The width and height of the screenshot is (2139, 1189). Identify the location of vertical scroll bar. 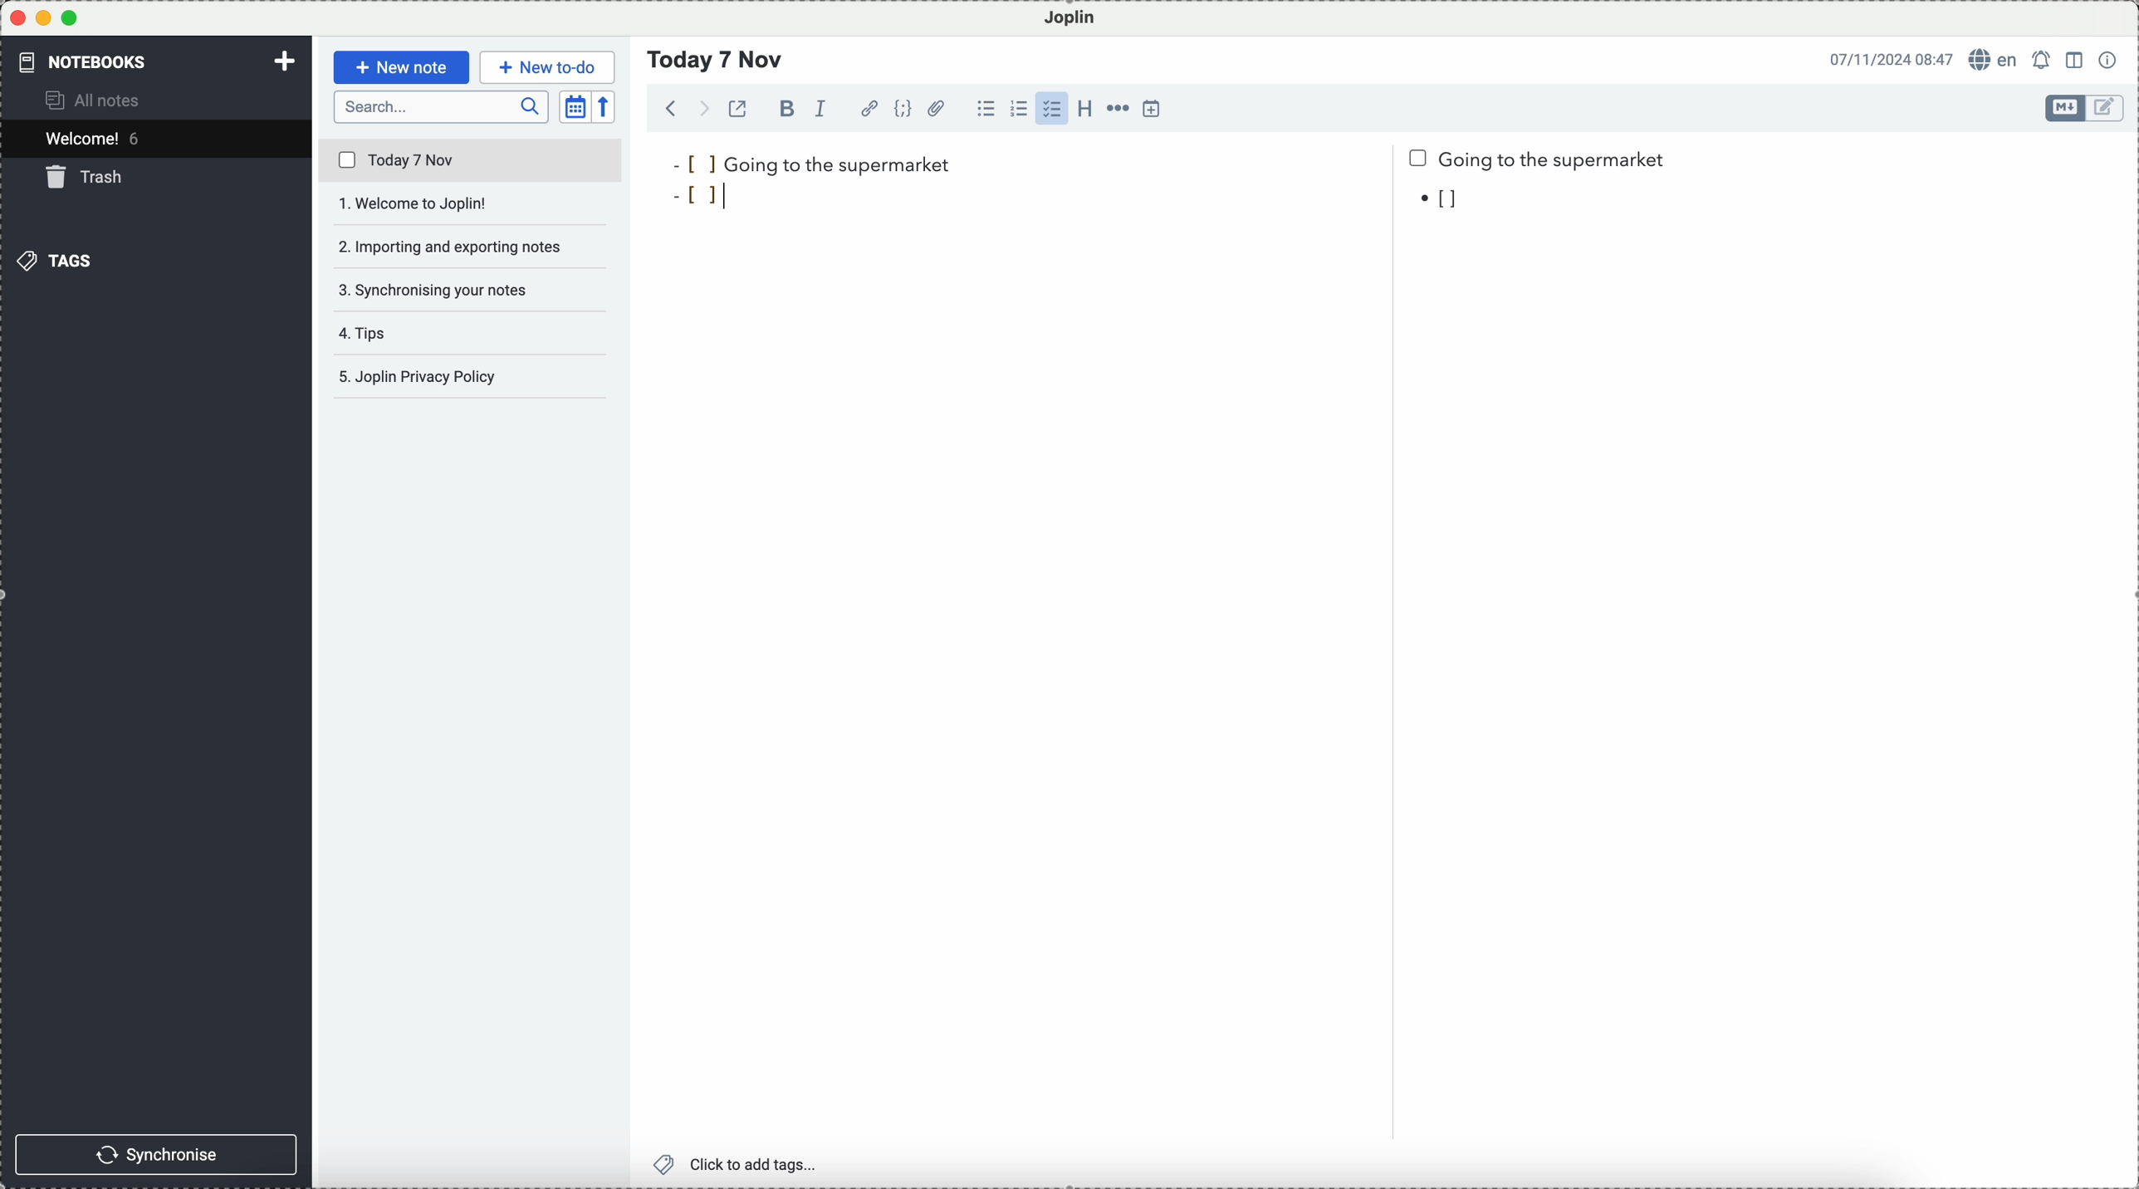
(2125, 281).